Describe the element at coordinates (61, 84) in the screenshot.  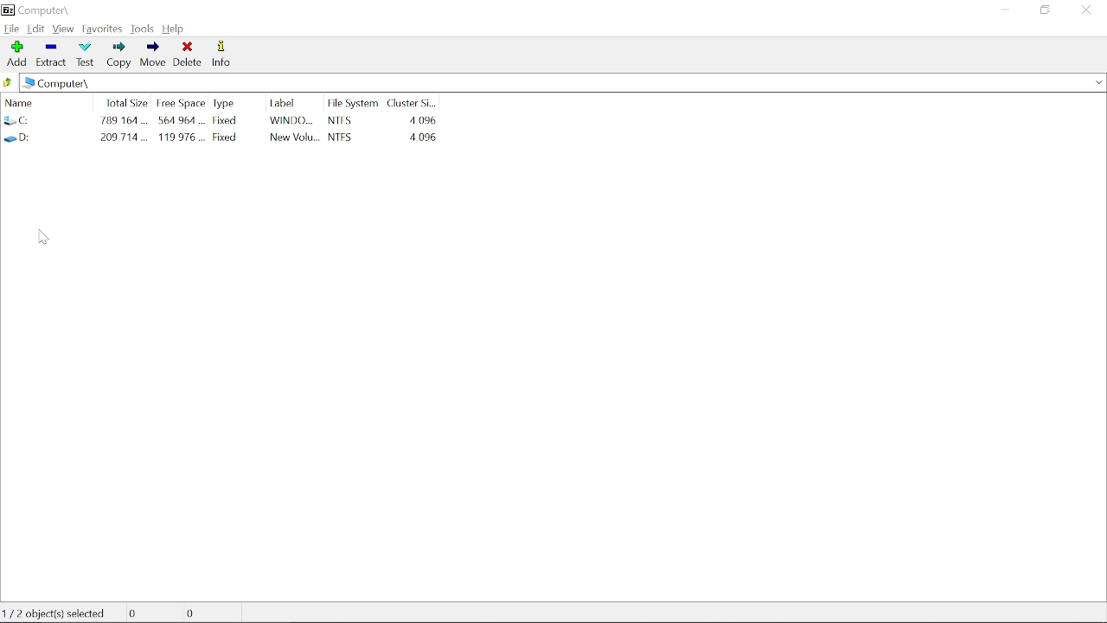
I see `Computer\` at that location.